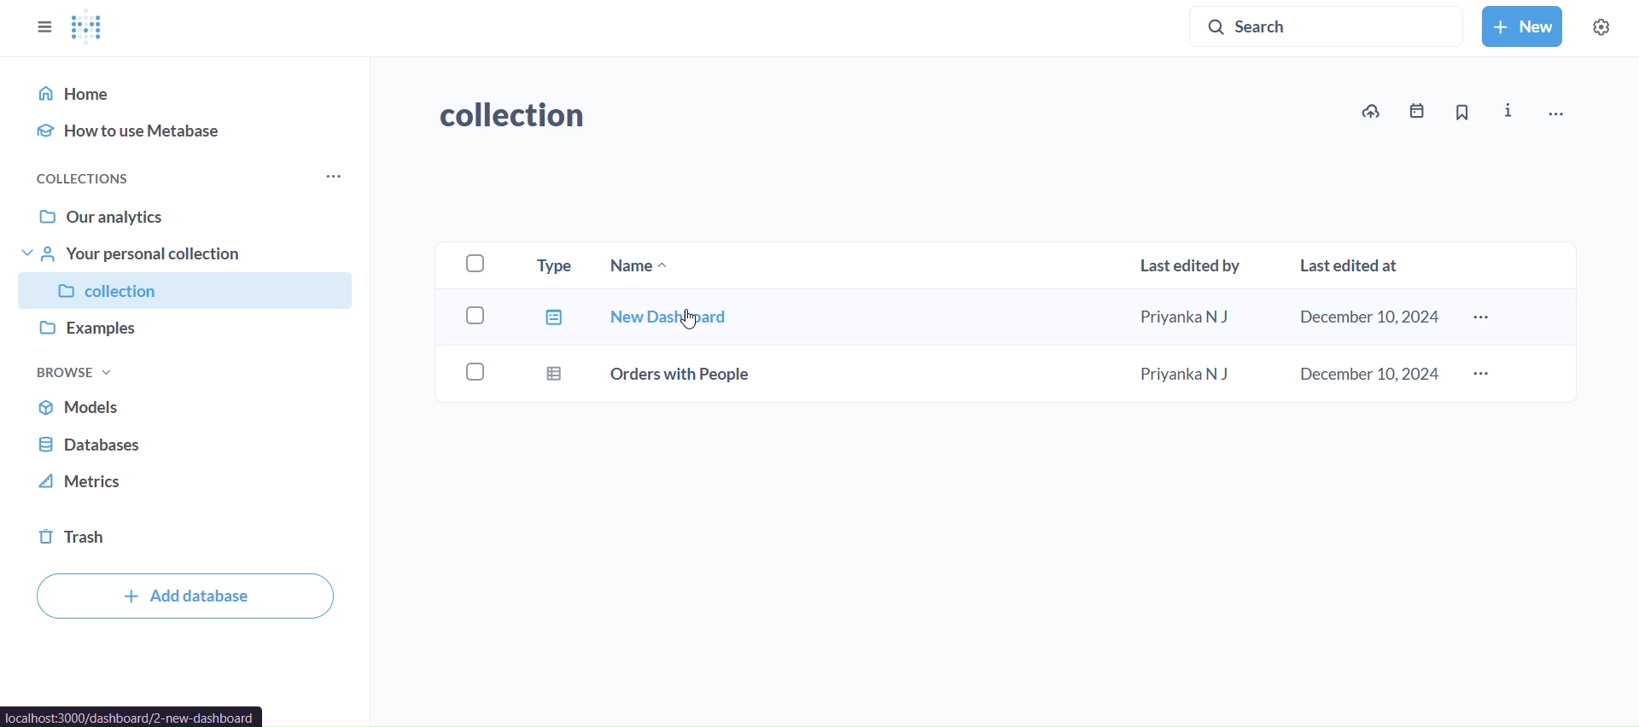 The width and height of the screenshot is (1639, 727). What do you see at coordinates (1480, 317) in the screenshot?
I see `more` at bounding box center [1480, 317].